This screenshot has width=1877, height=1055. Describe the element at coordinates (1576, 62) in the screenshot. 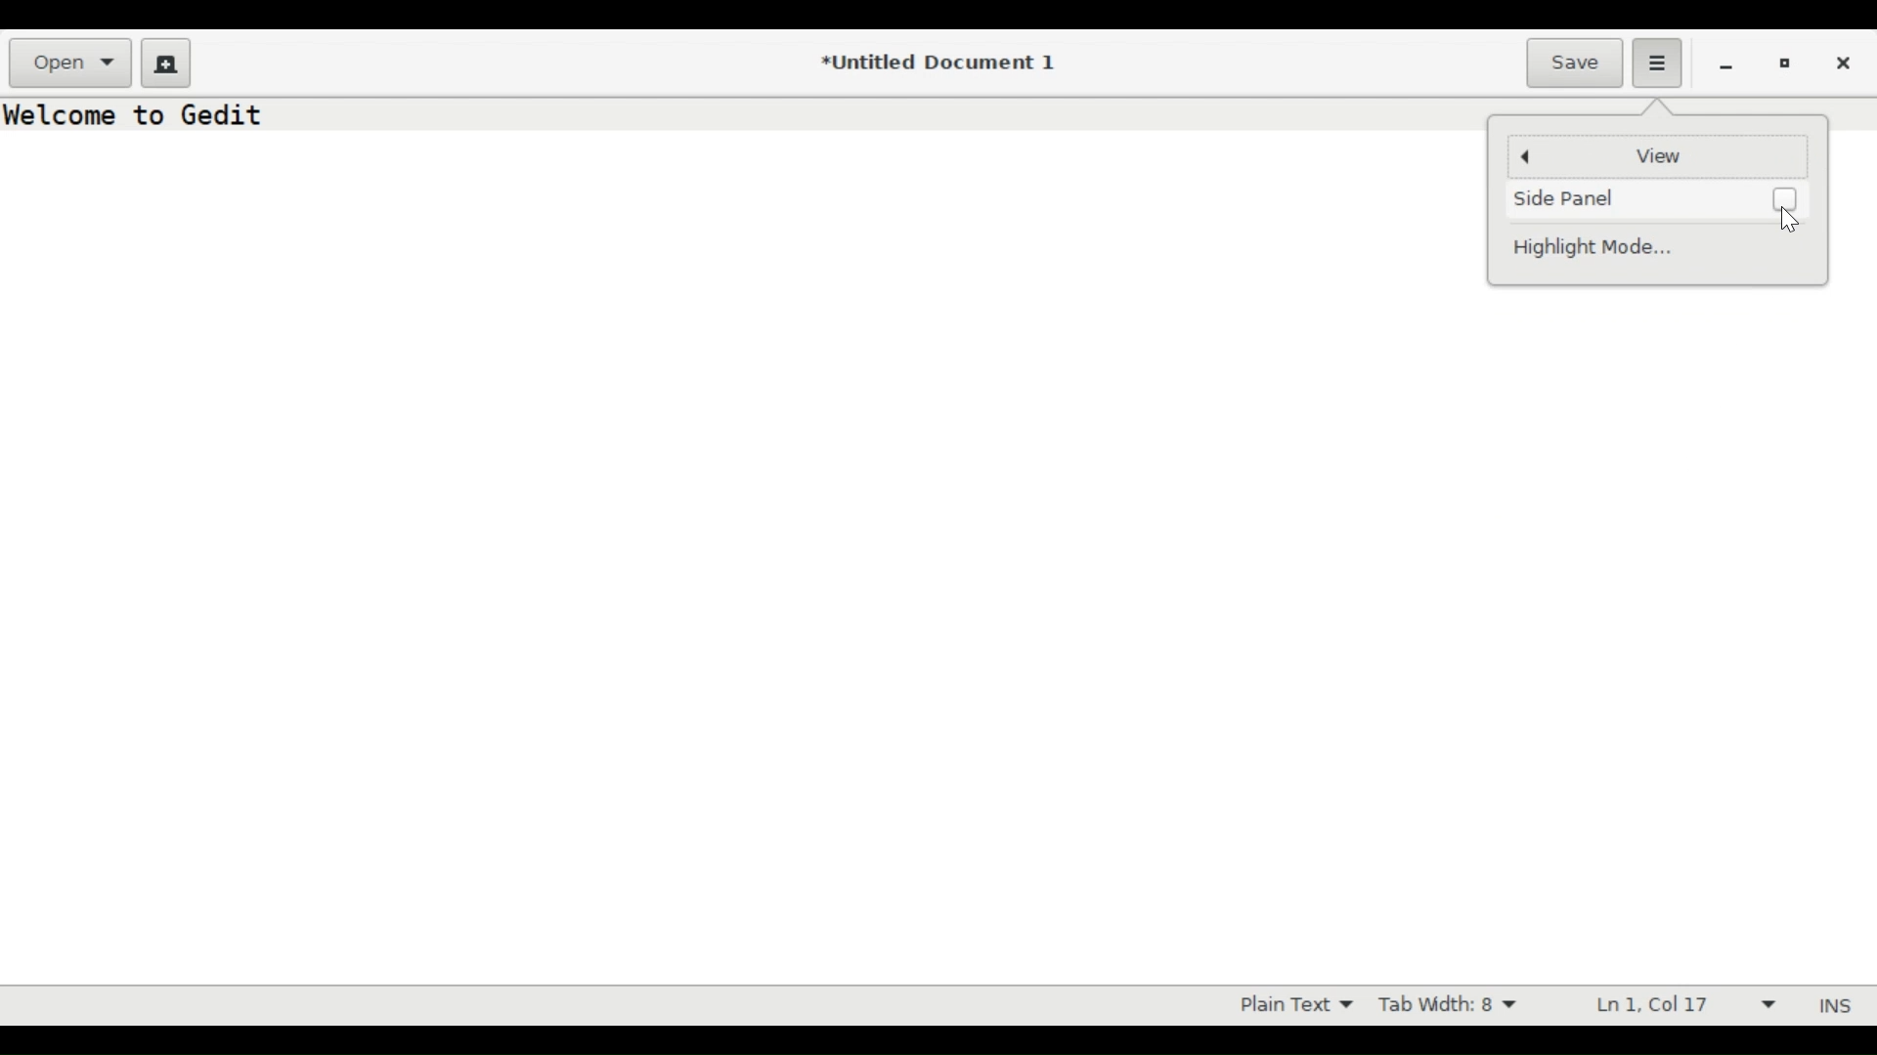

I see `Save` at that location.